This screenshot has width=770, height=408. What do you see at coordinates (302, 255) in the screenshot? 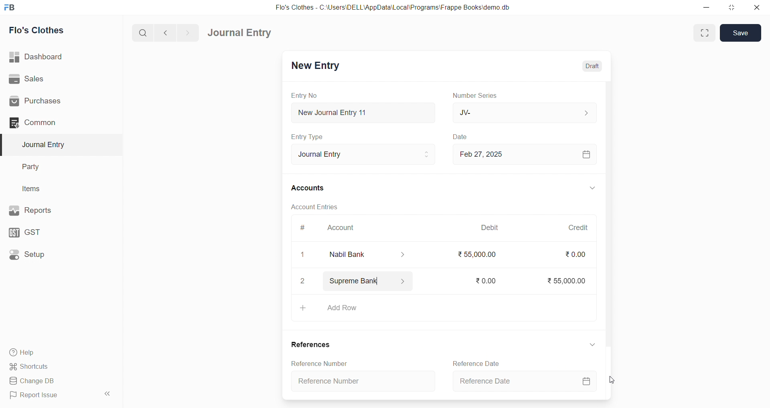
I see `1` at bounding box center [302, 255].